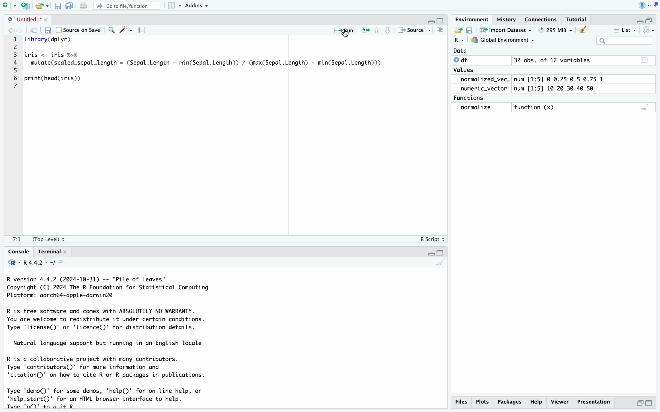 This screenshot has width=660, height=412. What do you see at coordinates (432, 239) in the screenshot?
I see `R Script` at bounding box center [432, 239].